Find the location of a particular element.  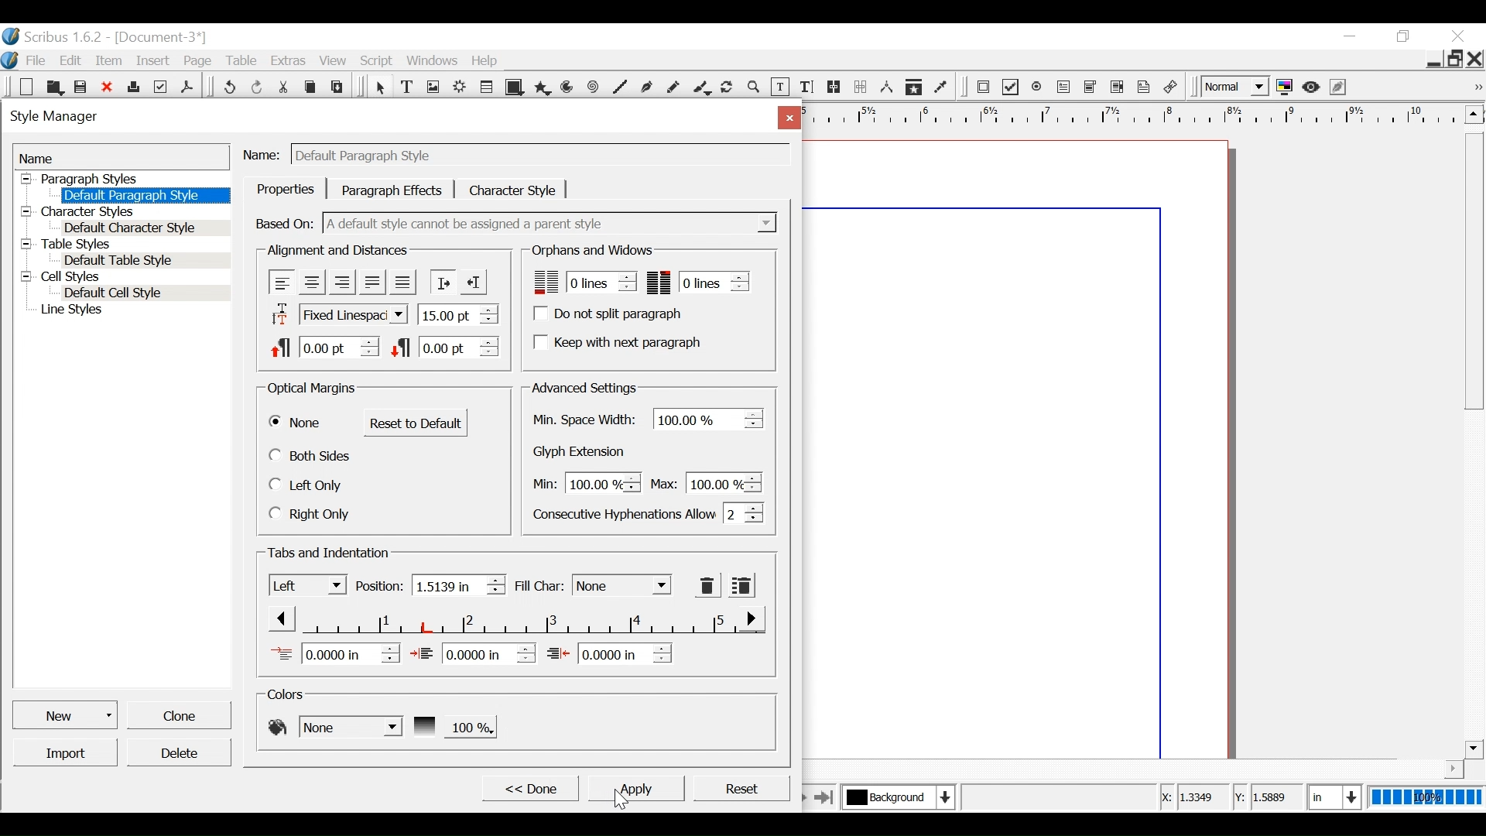

Table is located at coordinates (488, 87).